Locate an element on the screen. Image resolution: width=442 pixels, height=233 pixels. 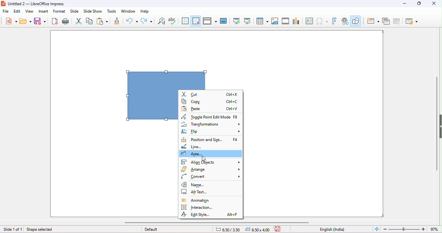
undo is located at coordinates (131, 21).